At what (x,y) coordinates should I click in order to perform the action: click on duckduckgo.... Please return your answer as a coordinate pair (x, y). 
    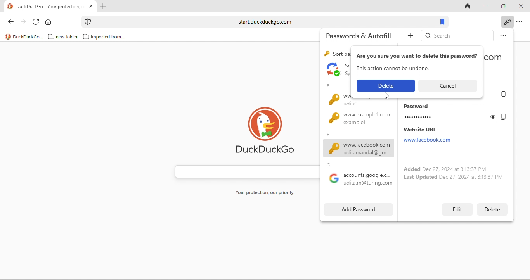
    Looking at the image, I should click on (24, 36).